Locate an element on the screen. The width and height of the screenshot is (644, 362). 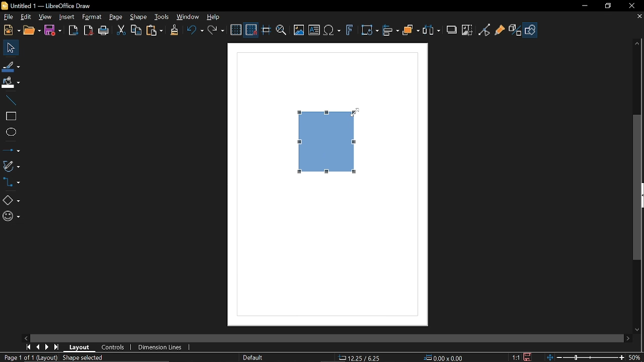
Print is located at coordinates (104, 31).